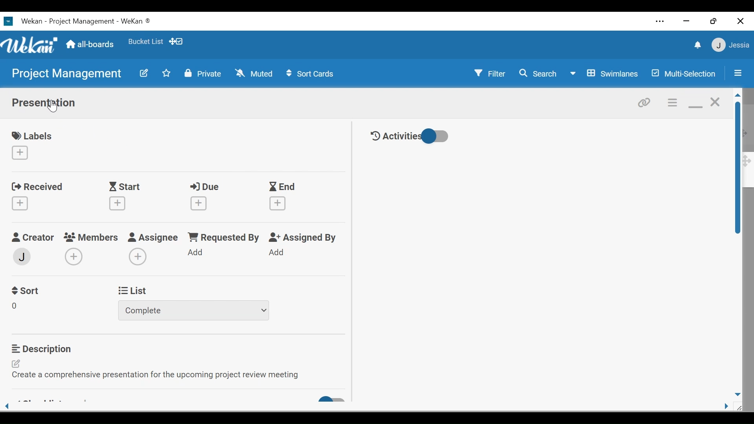  What do you see at coordinates (731, 44) in the screenshot?
I see `User Member` at bounding box center [731, 44].